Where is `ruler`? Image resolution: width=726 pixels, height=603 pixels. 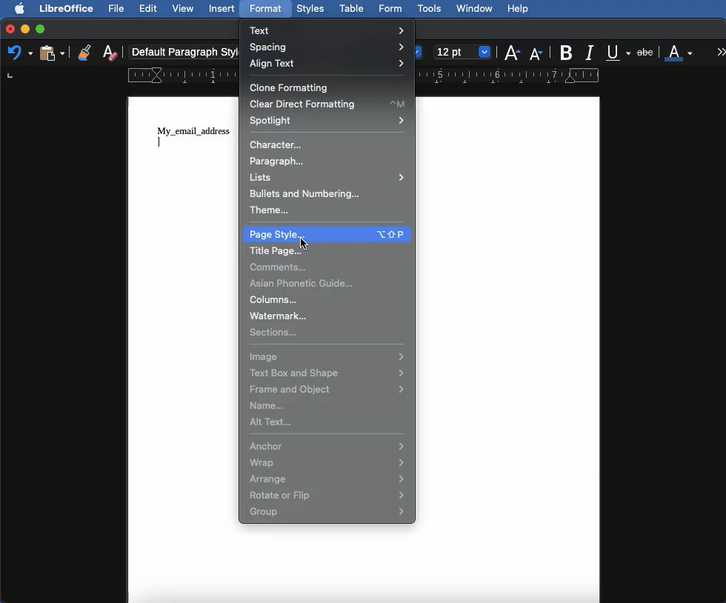 ruler is located at coordinates (180, 76).